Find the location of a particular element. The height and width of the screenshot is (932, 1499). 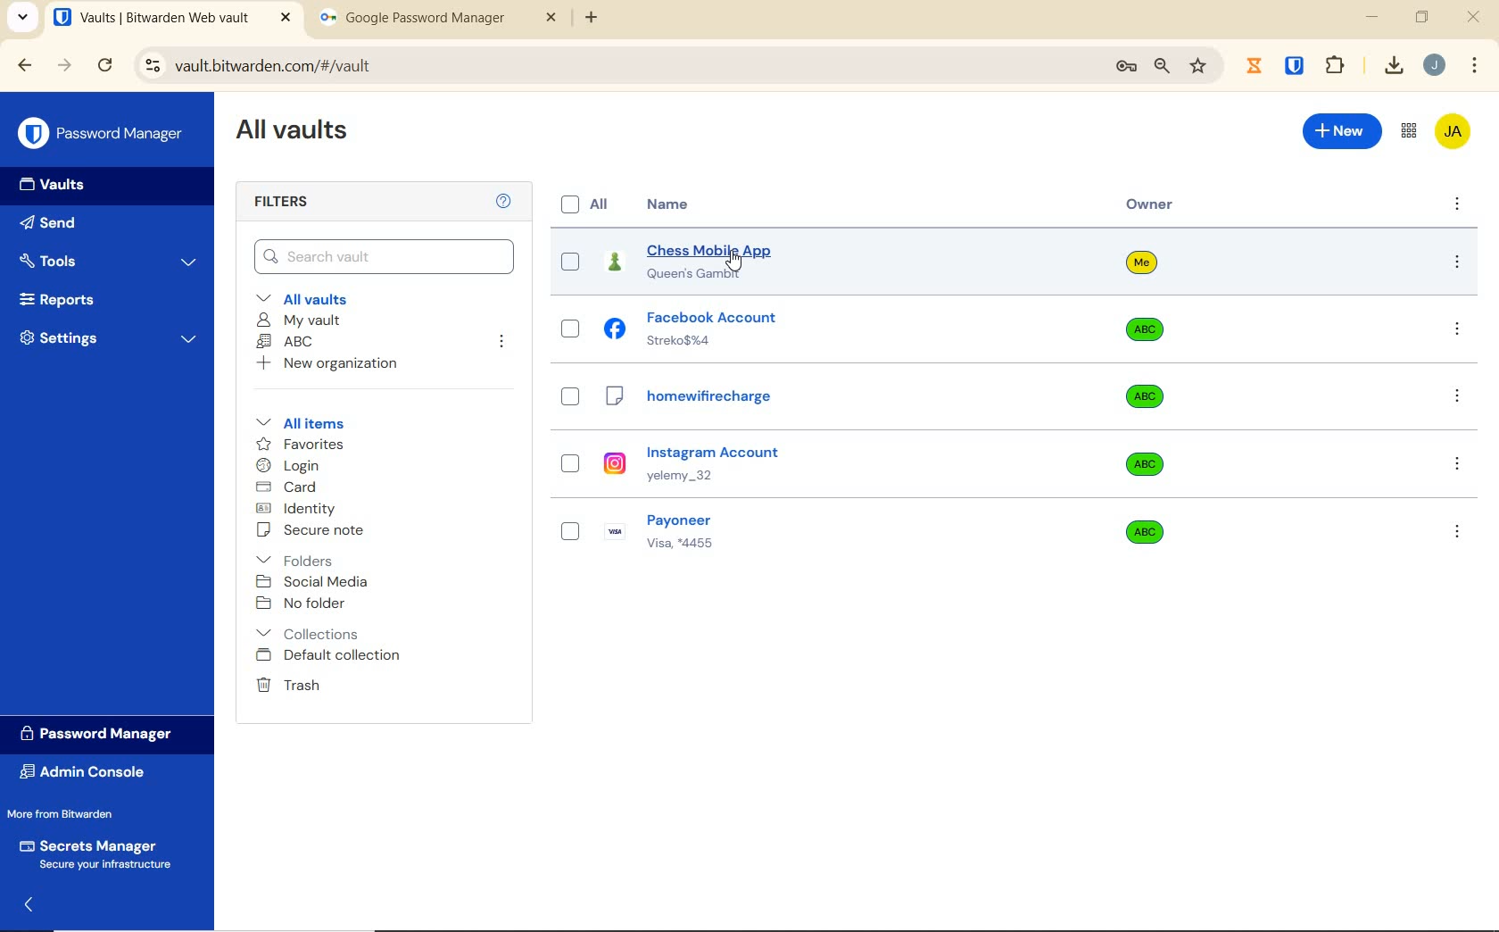

bookmark is located at coordinates (1199, 67).